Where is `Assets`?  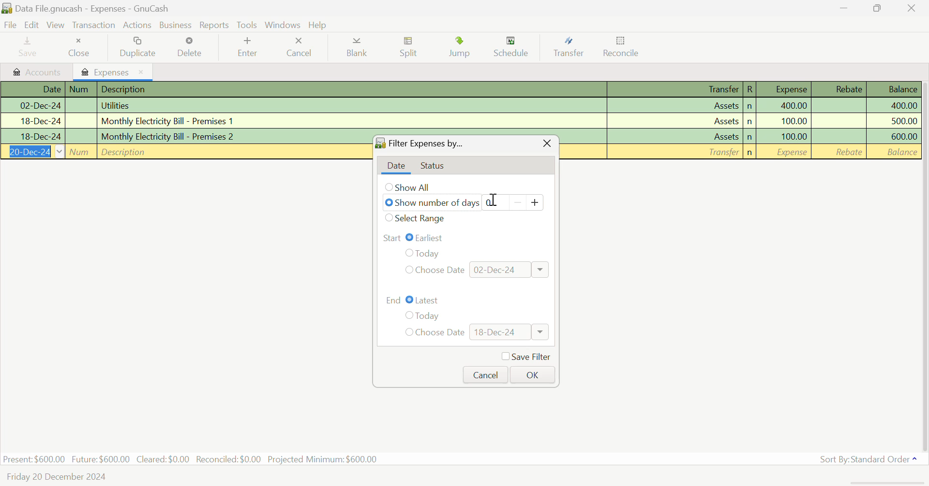
Assets is located at coordinates (674, 105).